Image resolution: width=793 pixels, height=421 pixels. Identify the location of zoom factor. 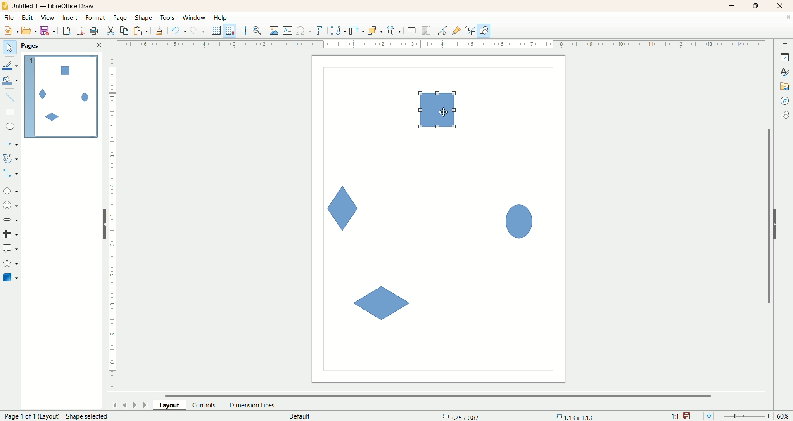
(746, 416).